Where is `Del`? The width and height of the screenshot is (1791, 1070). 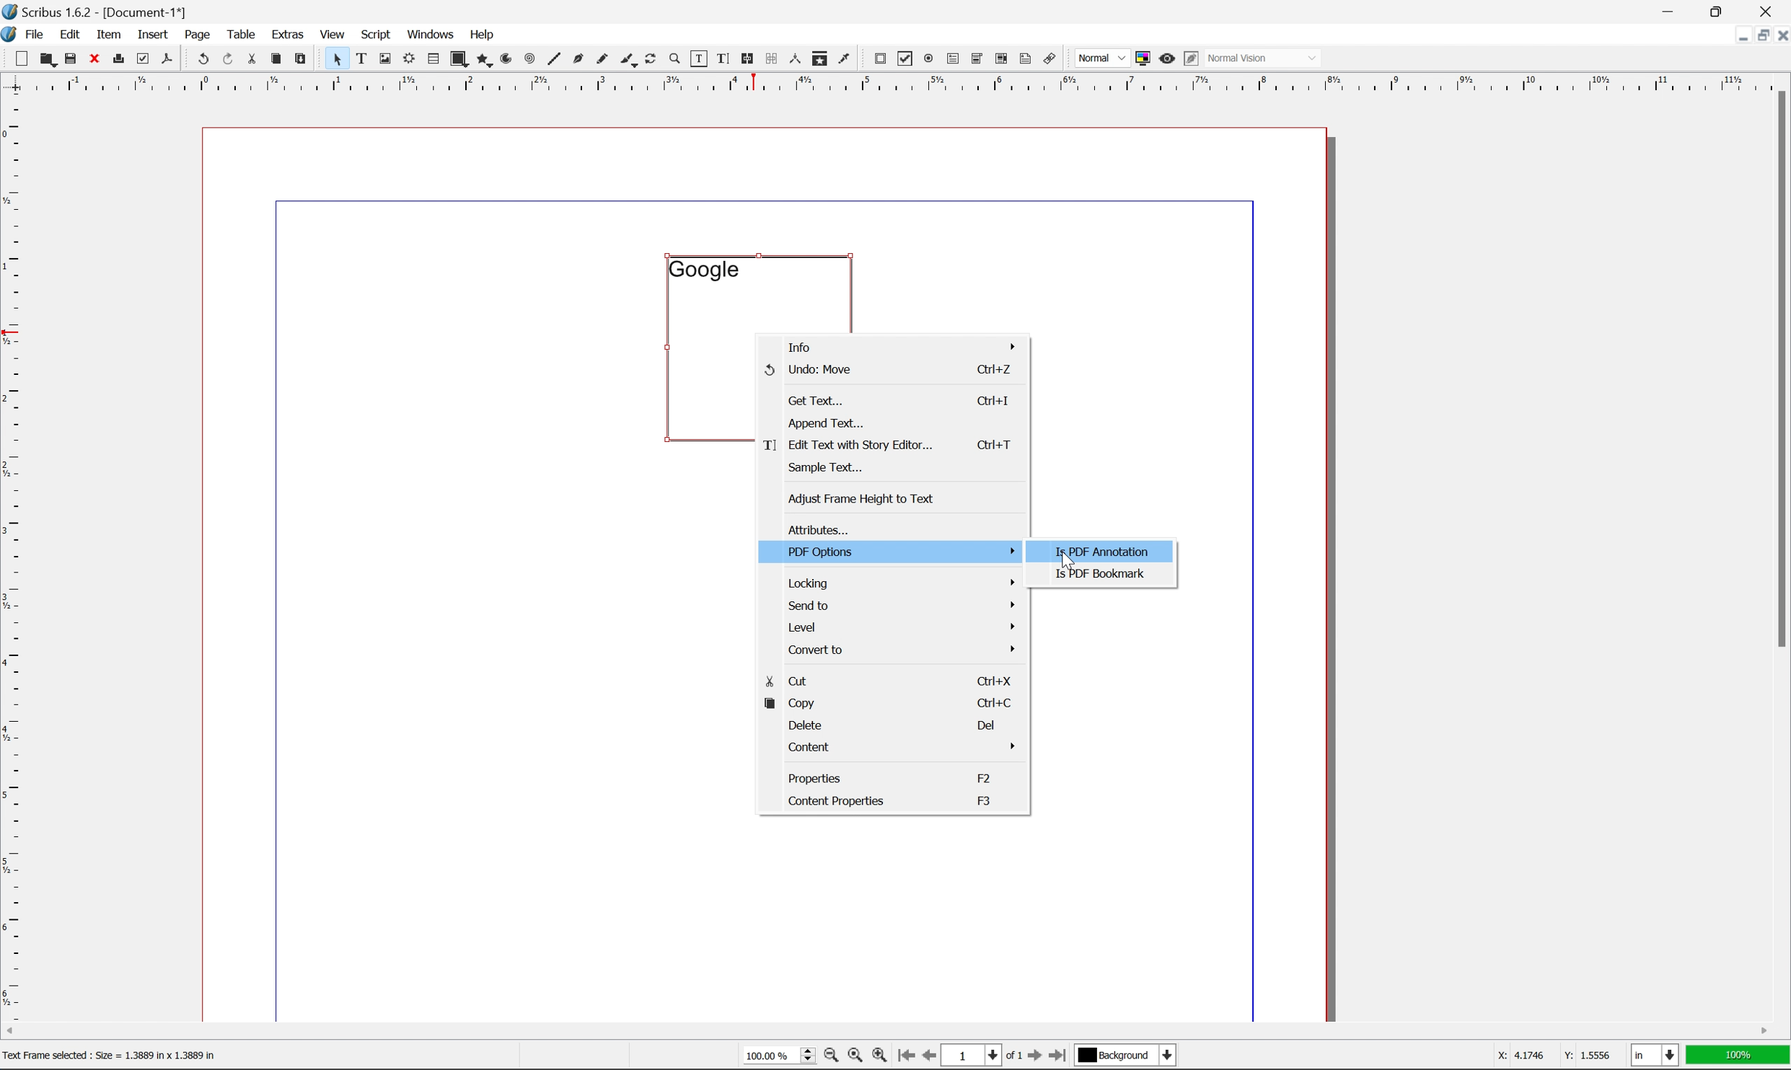
Del is located at coordinates (987, 725).